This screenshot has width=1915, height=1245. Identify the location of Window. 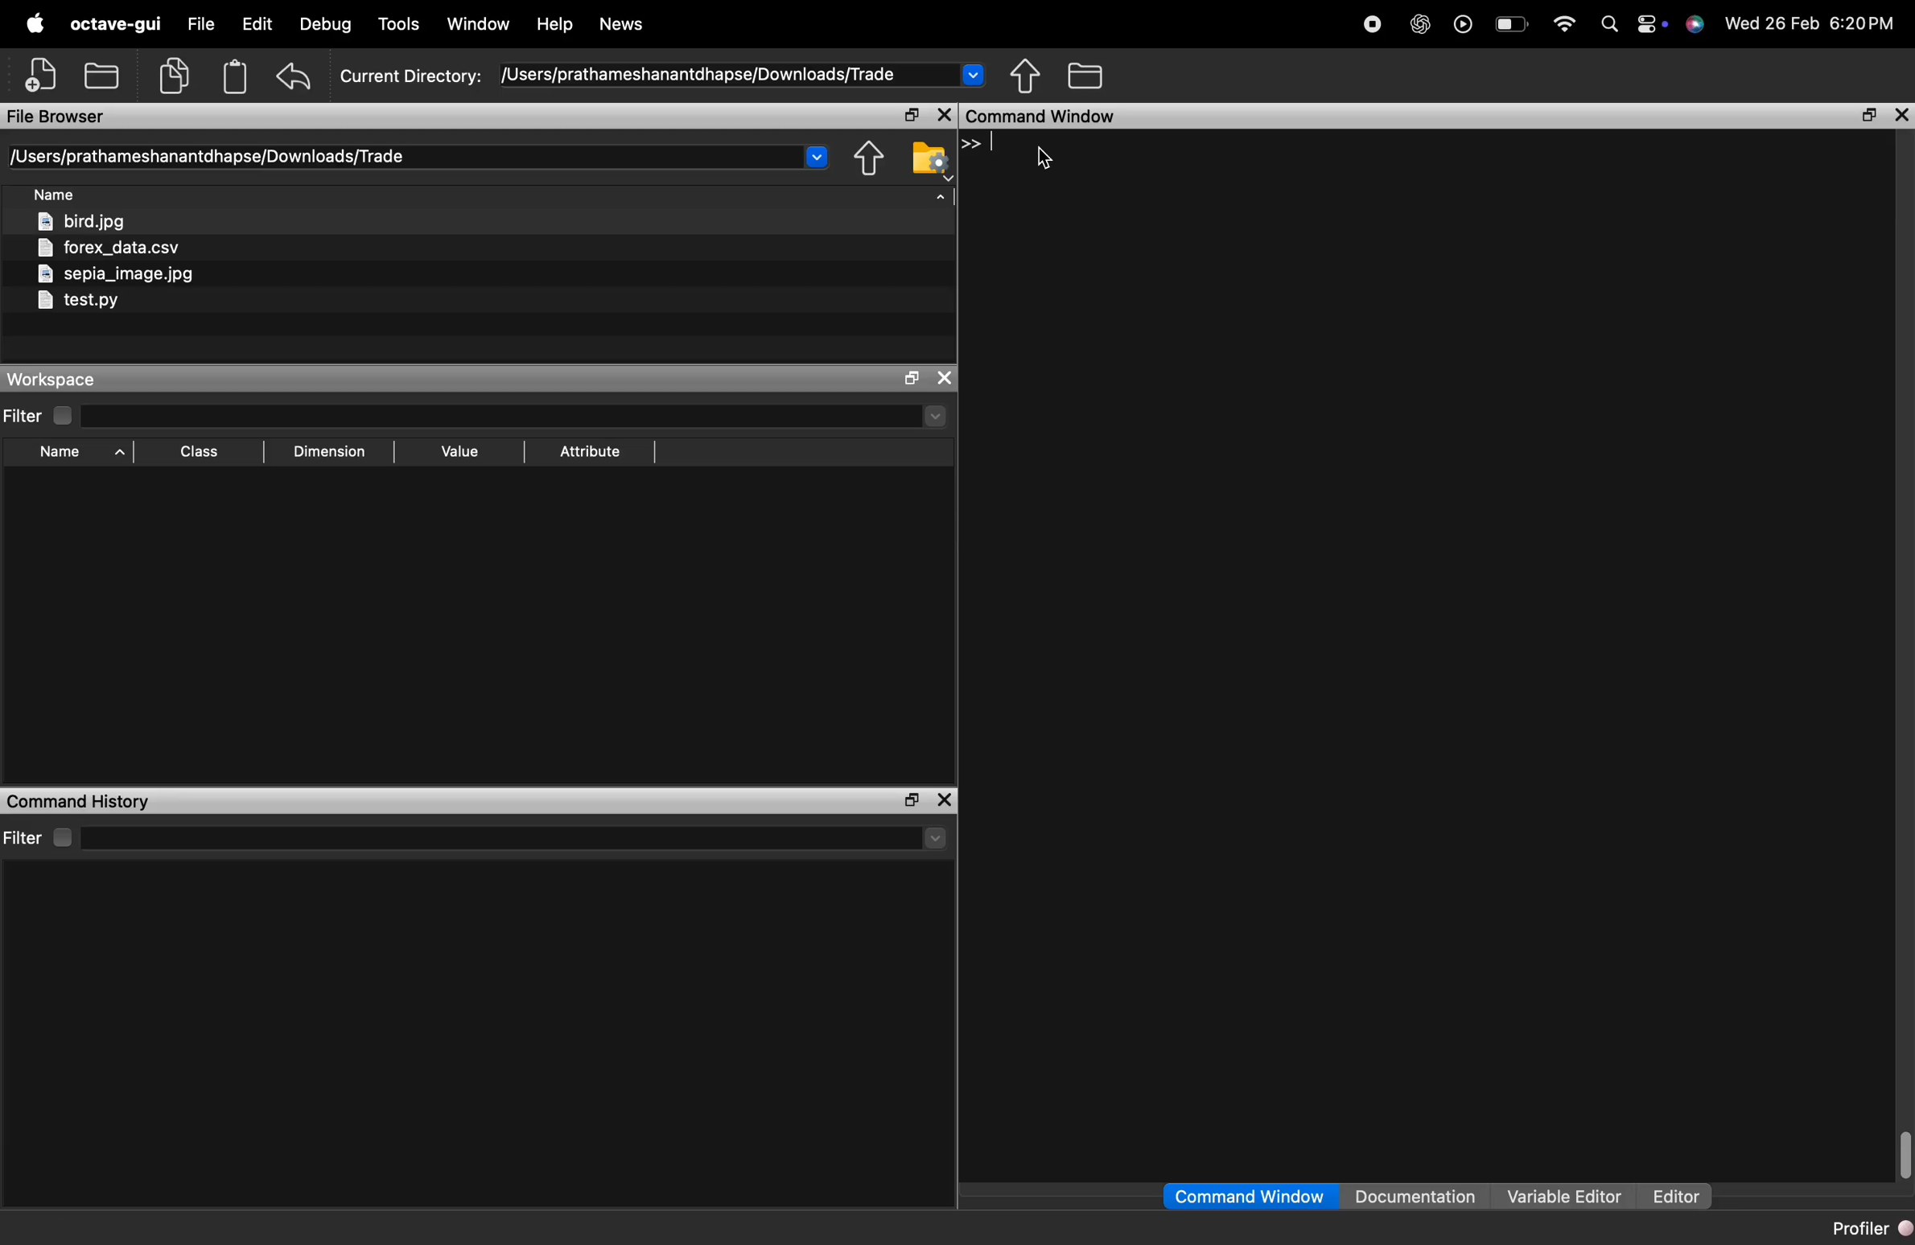
(478, 23).